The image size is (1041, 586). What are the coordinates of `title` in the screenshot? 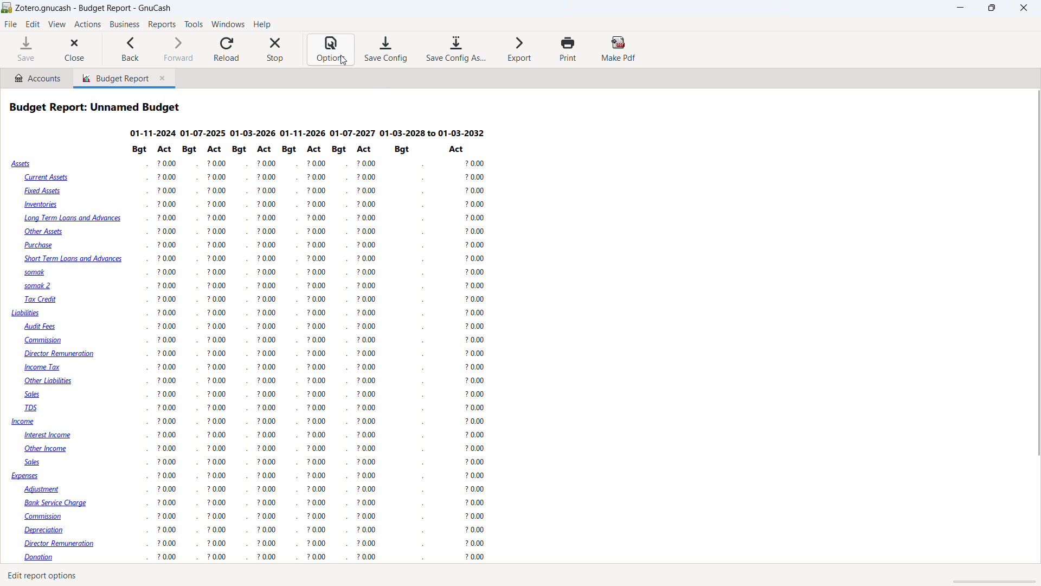 It's located at (94, 8).